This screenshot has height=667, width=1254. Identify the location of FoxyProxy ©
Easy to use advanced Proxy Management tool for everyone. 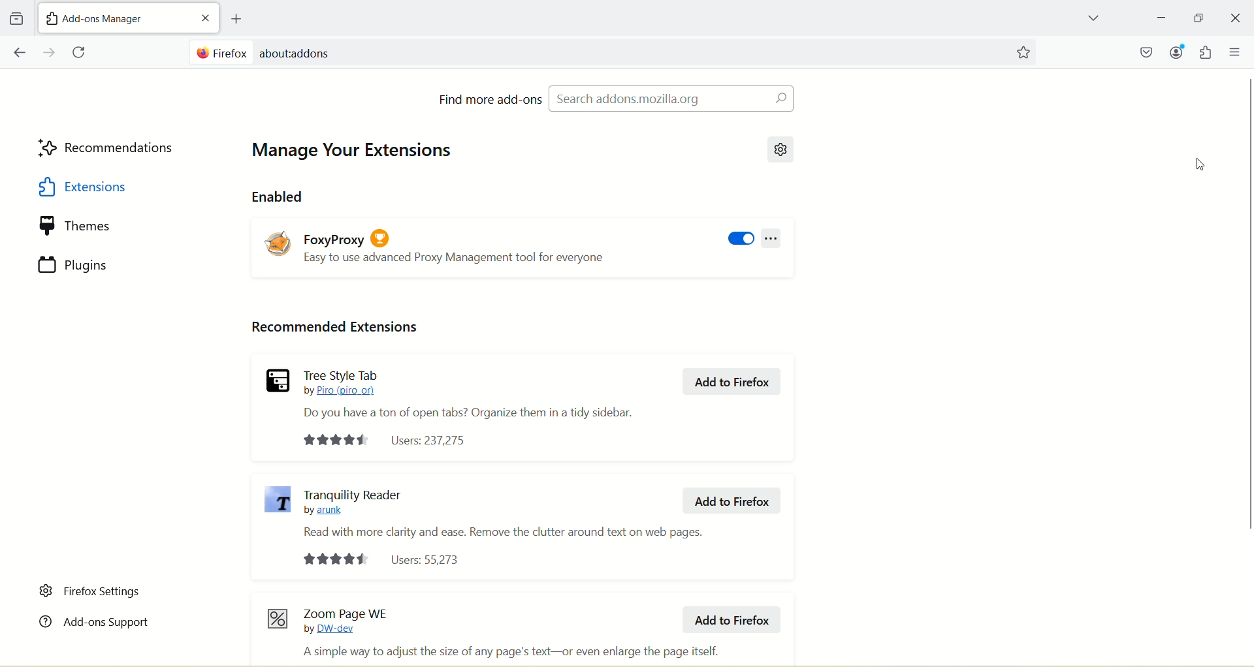
(456, 243).